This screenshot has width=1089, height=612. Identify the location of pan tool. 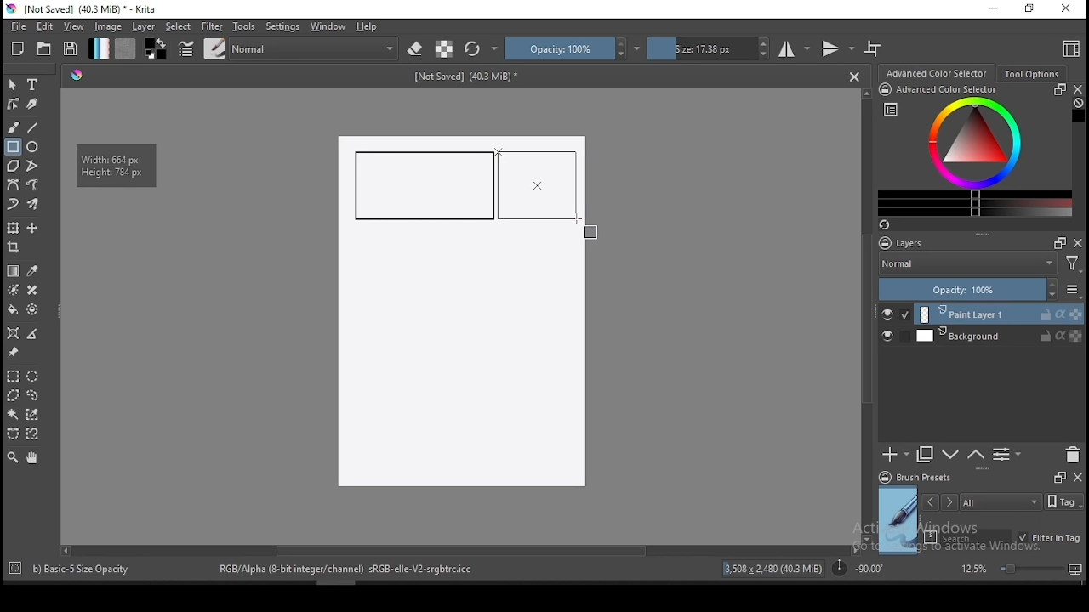
(31, 458).